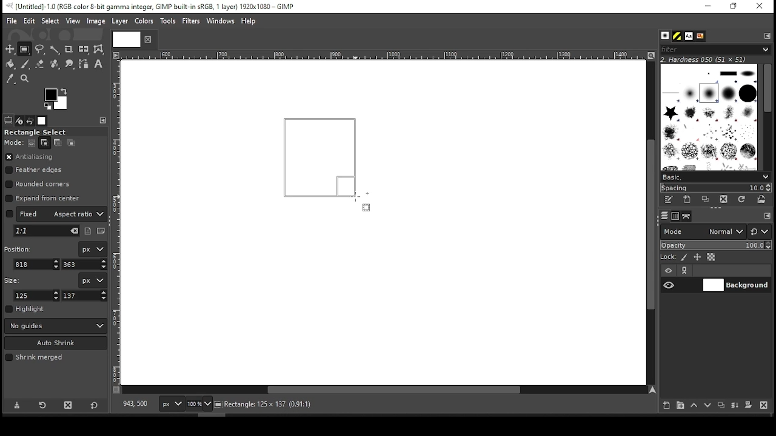 The height and width of the screenshot is (436, 776). What do you see at coordinates (144, 21) in the screenshot?
I see `color` at bounding box center [144, 21].